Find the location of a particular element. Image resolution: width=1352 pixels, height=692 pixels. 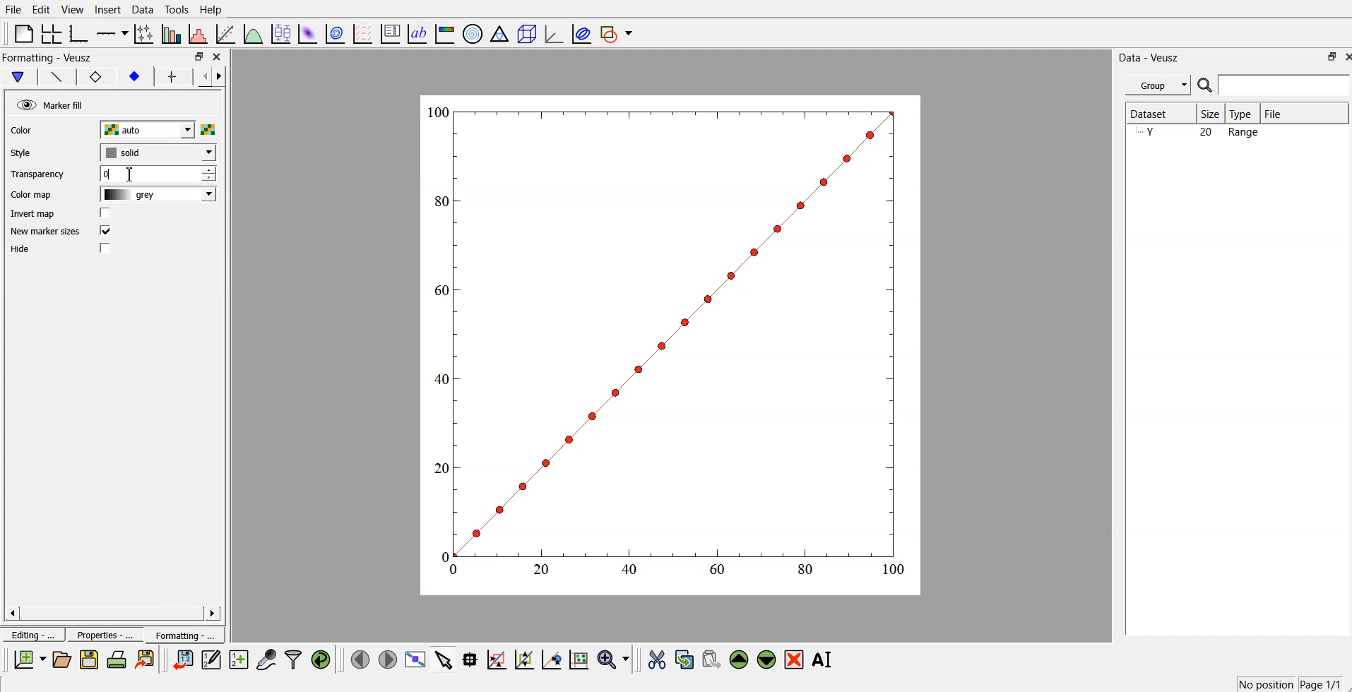

Capture remote data is located at coordinates (267, 658).